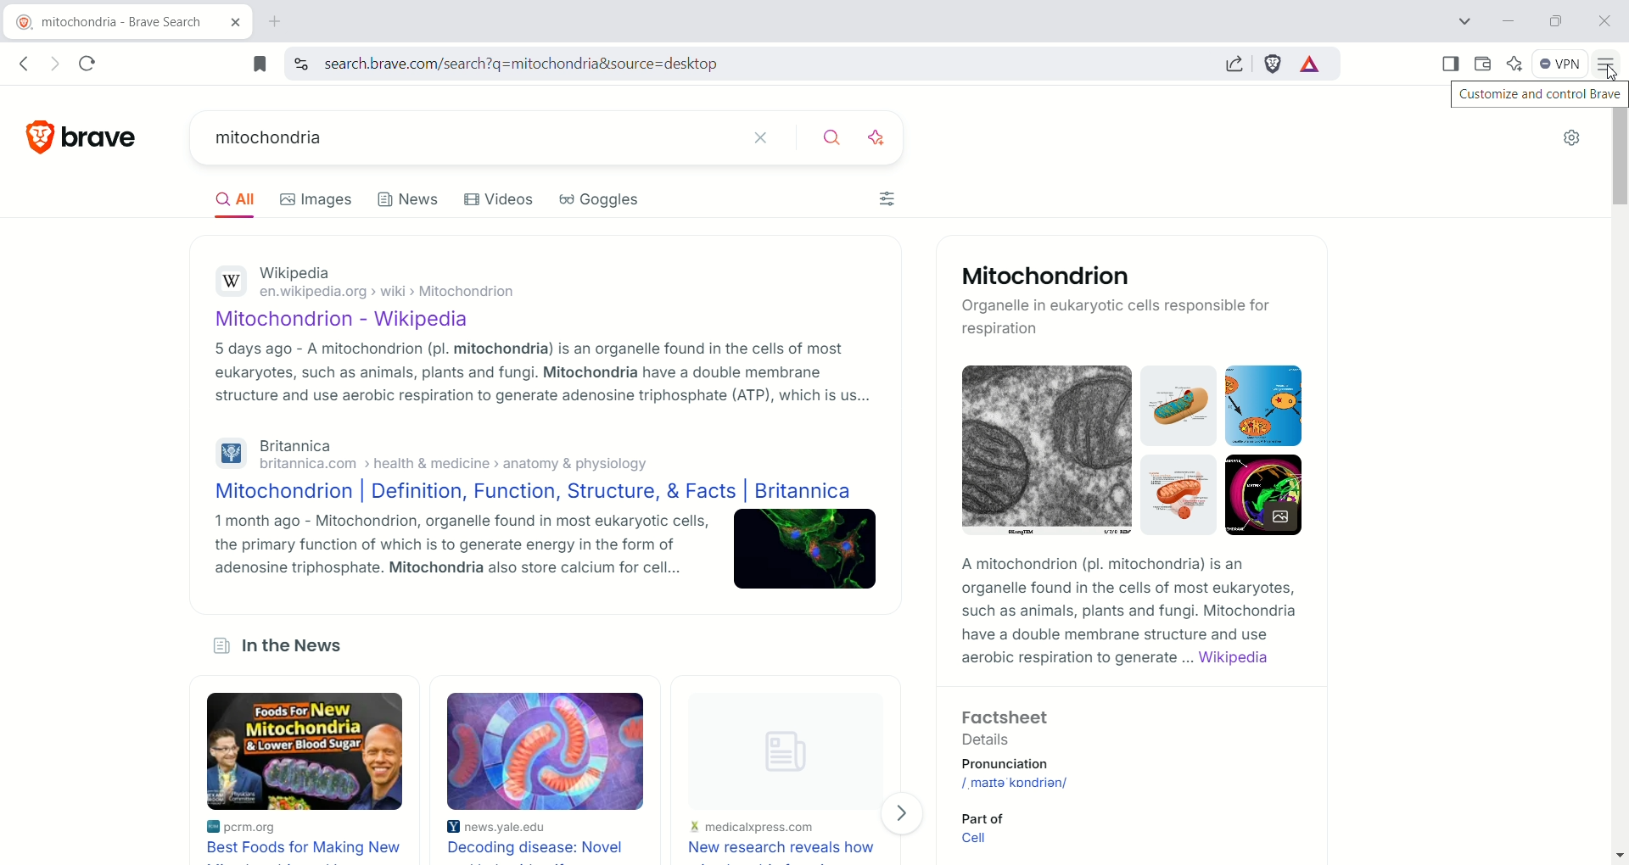 The image size is (1629, 865). Describe the element at coordinates (507, 200) in the screenshot. I see `Videos` at that location.